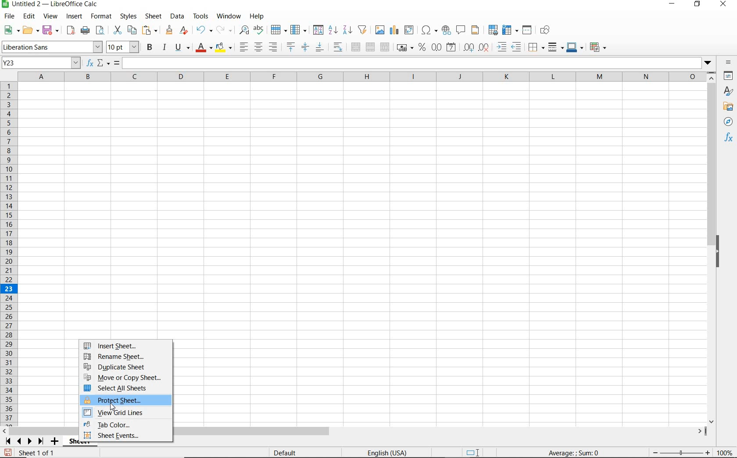  What do you see at coordinates (101, 30) in the screenshot?
I see `TOGGLE PRINT PREVIEW` at bounding box center [101, 30].